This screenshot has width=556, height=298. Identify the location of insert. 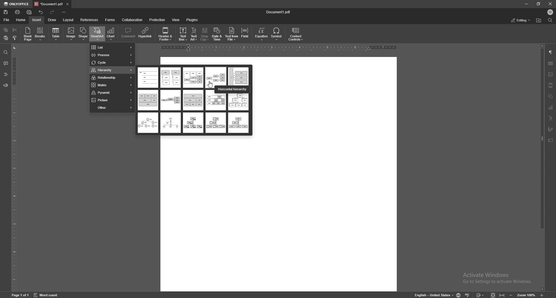
(37, 20).